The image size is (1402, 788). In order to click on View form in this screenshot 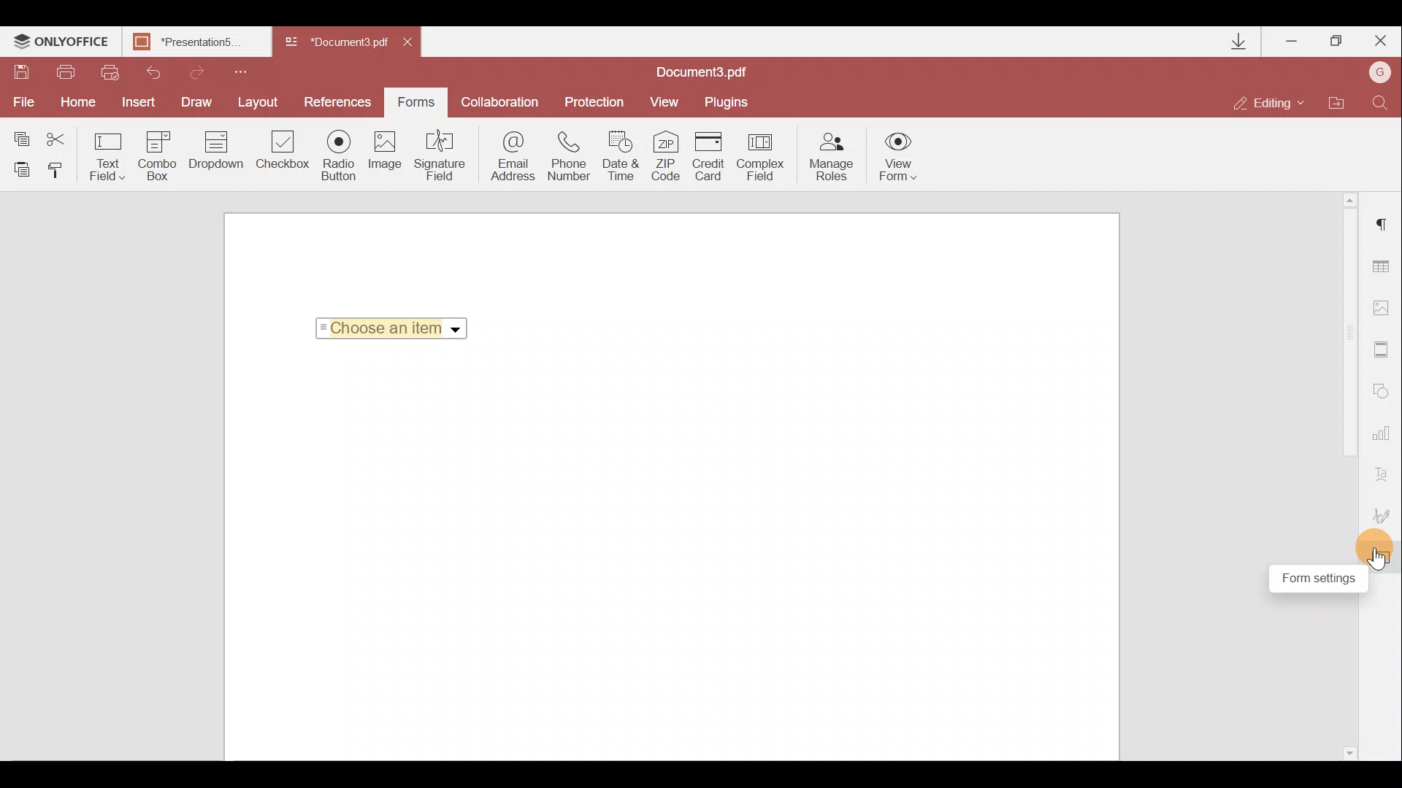, I will do `click(899, 156)`.